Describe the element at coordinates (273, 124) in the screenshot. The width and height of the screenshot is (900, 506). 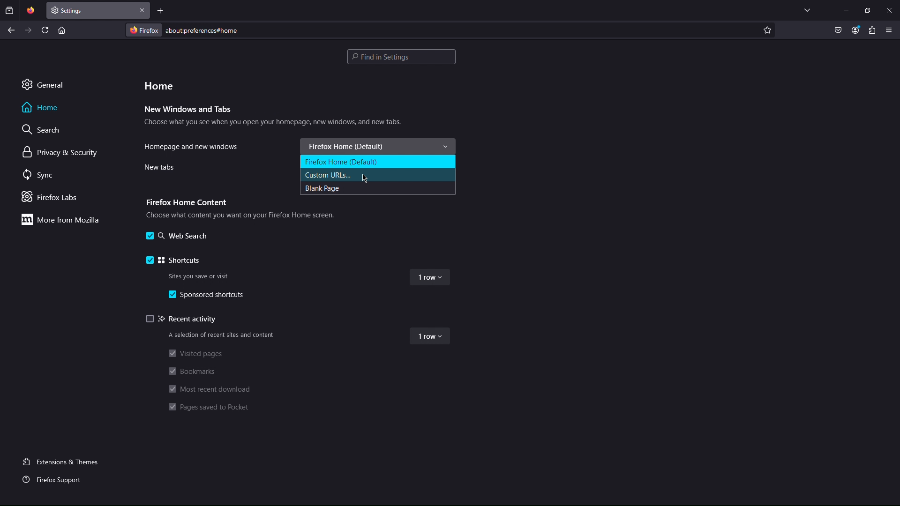
I see `Choose what you see when you open your homepage` at that location.